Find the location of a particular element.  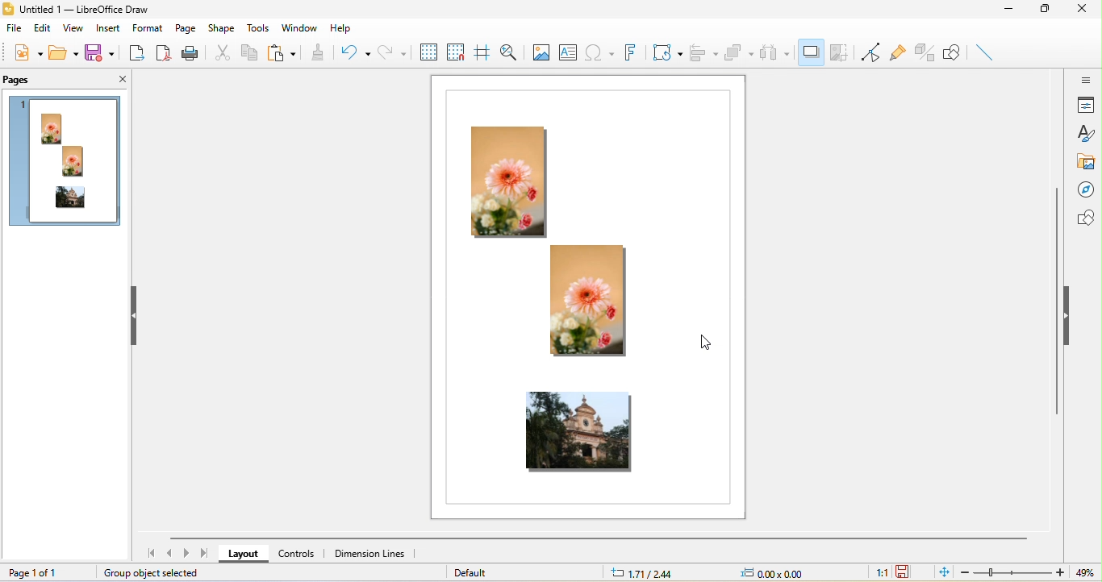

hide is located at coordinates (1071, 315).